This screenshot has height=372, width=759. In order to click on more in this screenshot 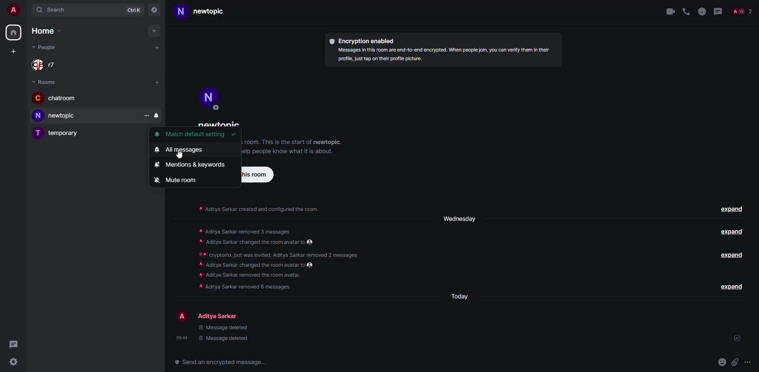, I will do `click(147, 115)`.